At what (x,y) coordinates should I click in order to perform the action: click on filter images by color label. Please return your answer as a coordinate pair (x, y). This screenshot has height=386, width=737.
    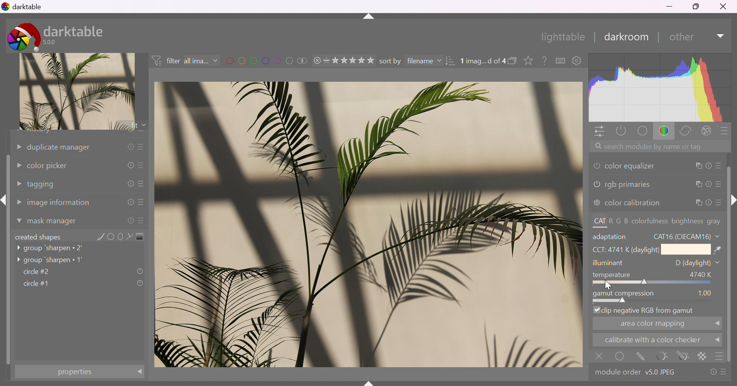
    Looking at the image, I should click on (266, 61).